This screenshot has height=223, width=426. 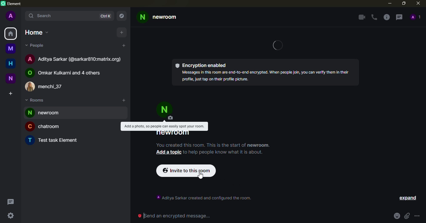 What do you see at coordinates (201, 176) in the screenshot?
I see `cursor` at bounding box center [201, 176].